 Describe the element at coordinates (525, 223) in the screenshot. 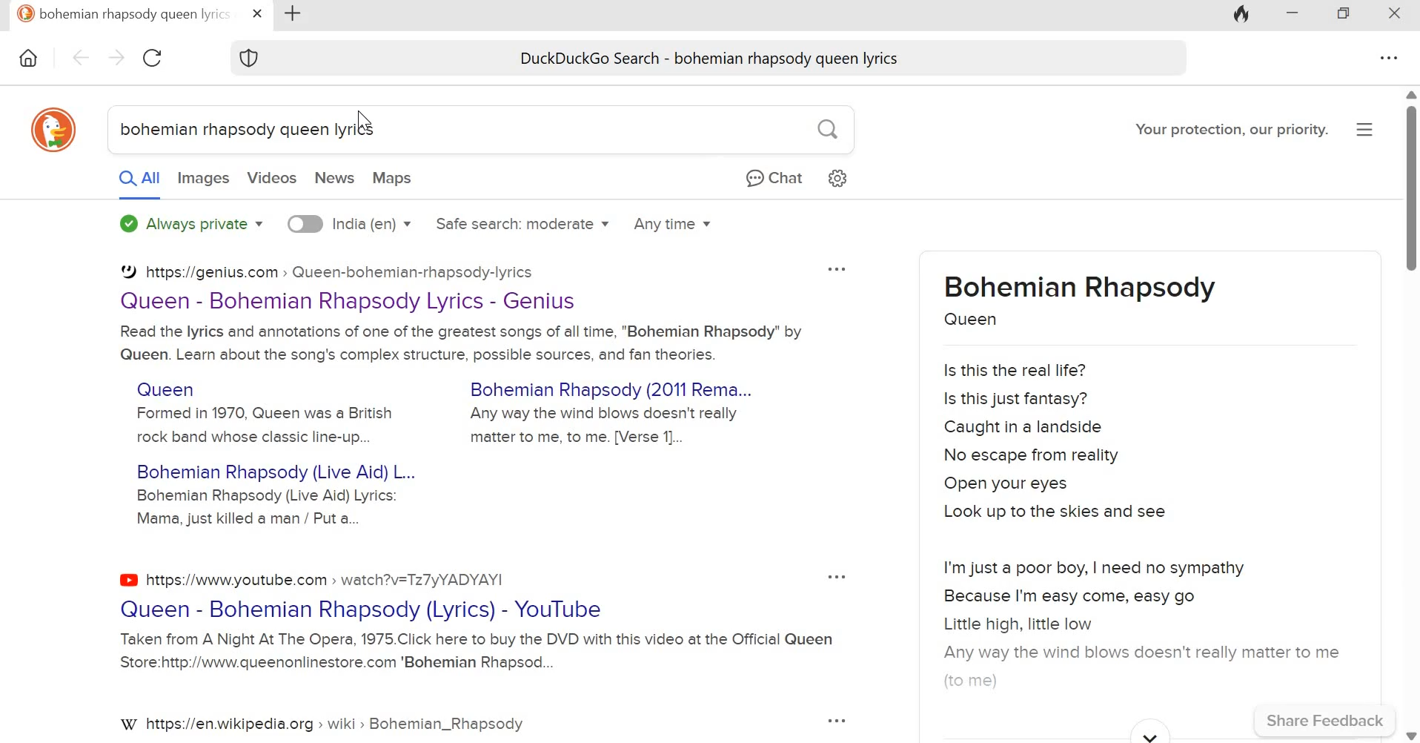

I see `Safe search: moderate` at that location.